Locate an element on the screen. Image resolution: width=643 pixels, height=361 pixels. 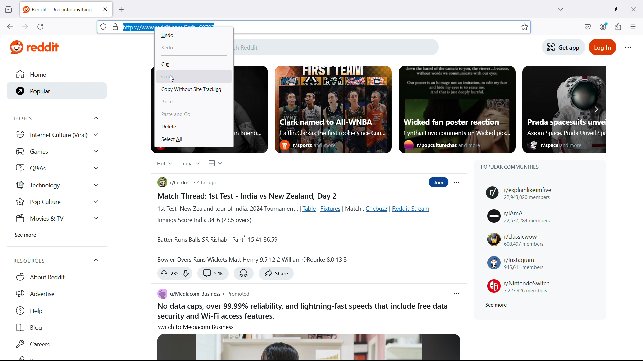
cursor is located at coordinates (172, 79).